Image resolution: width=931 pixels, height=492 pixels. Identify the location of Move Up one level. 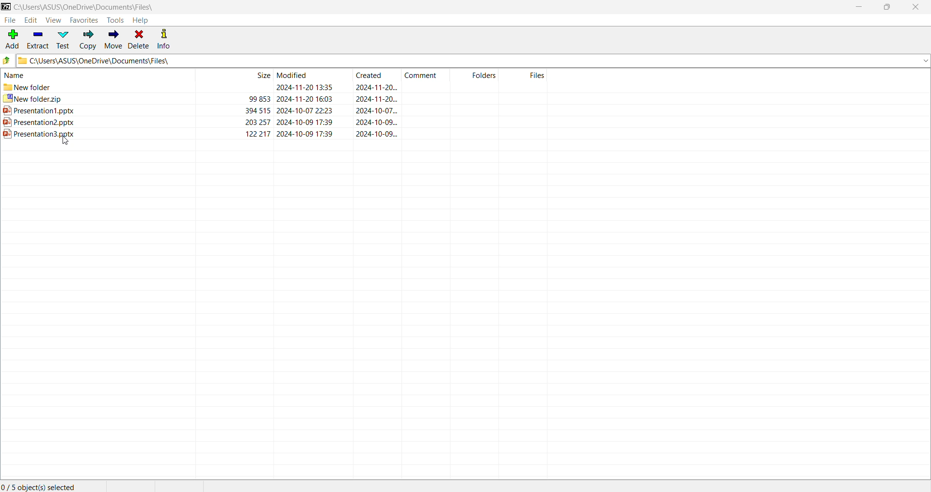
(7, 61).